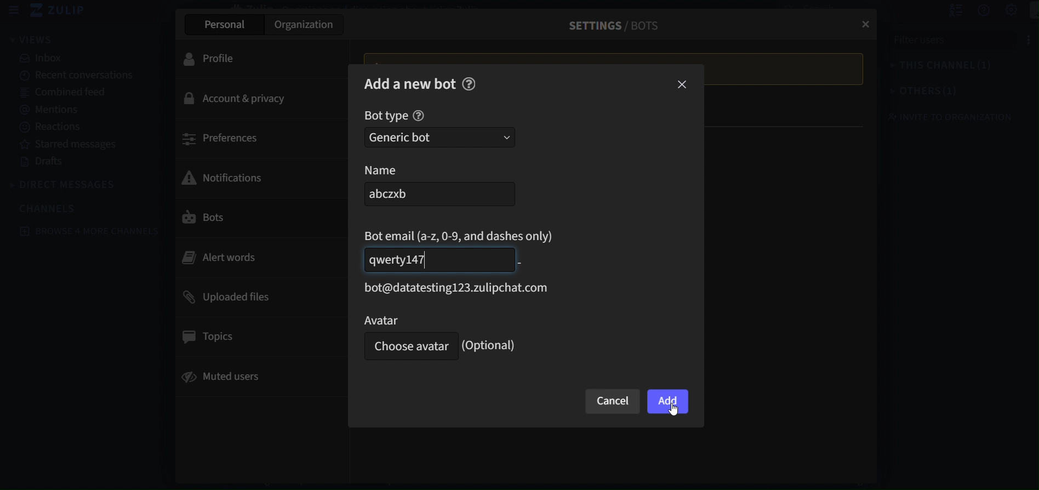 Image resolution: width=1039 pixels, height=490 pixels. I want to click on zulip, so click(62, 11).